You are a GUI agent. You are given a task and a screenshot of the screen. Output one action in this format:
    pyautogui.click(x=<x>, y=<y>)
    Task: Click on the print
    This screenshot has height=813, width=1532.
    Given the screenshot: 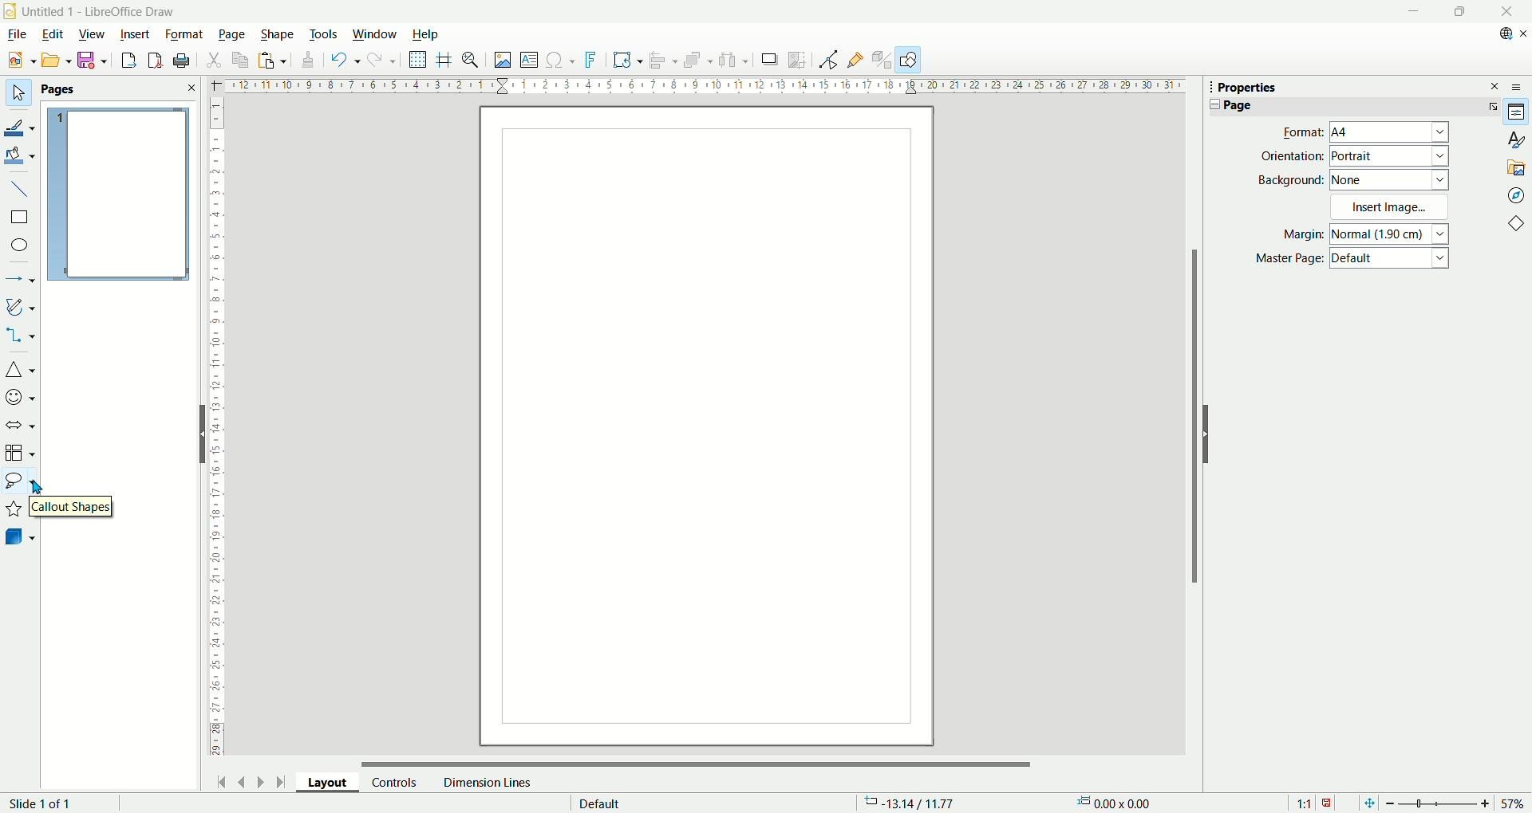 What is the action you would take?
    pyautogui.click(x=182, y=61)
    